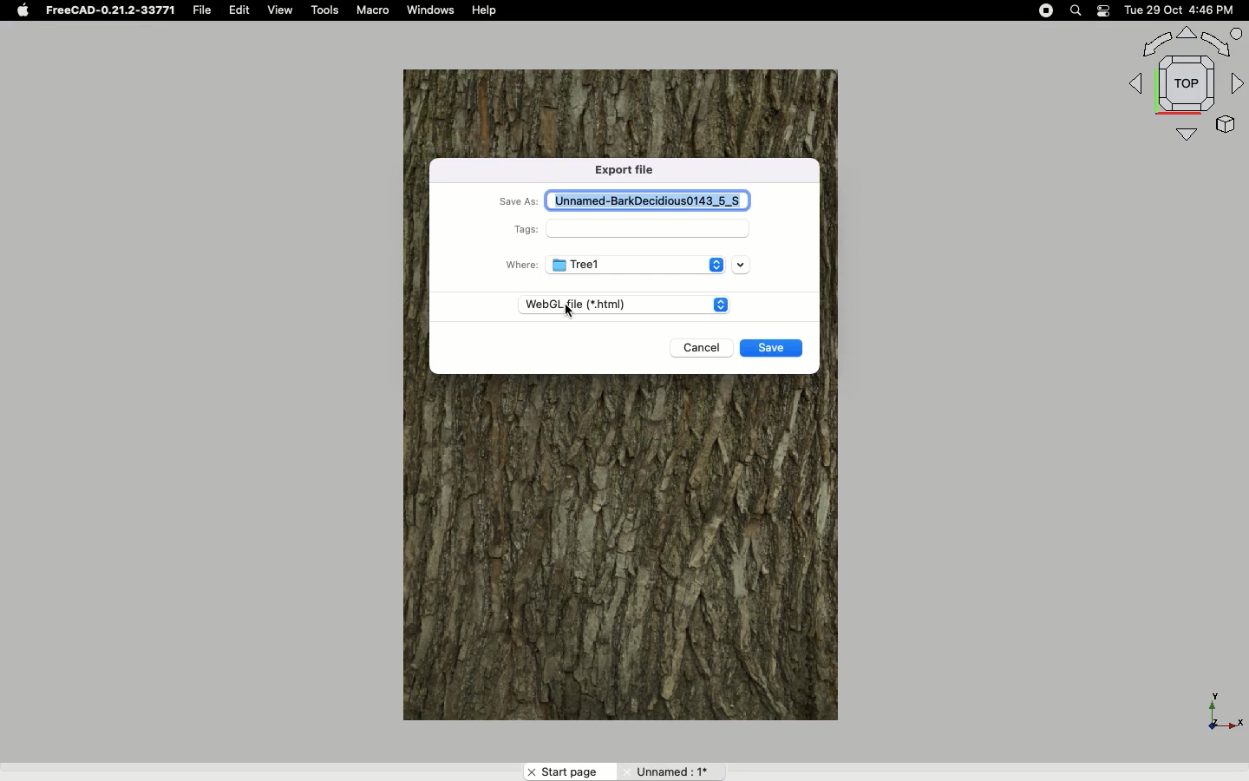  What do you see at coordinates (1103, 10) in the screenshot?
I see `Notification` at bounding box center [1103, 10].